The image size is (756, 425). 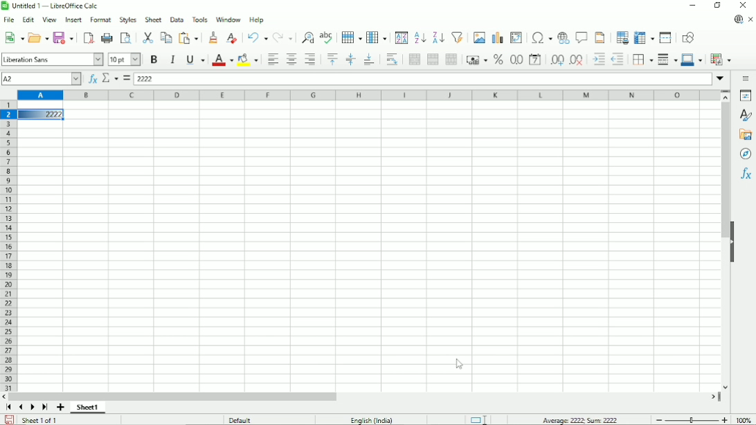 What do you see at coordinates (737, 20) in the screenshot?
I see `Update available` at bounding box center [737, 20].